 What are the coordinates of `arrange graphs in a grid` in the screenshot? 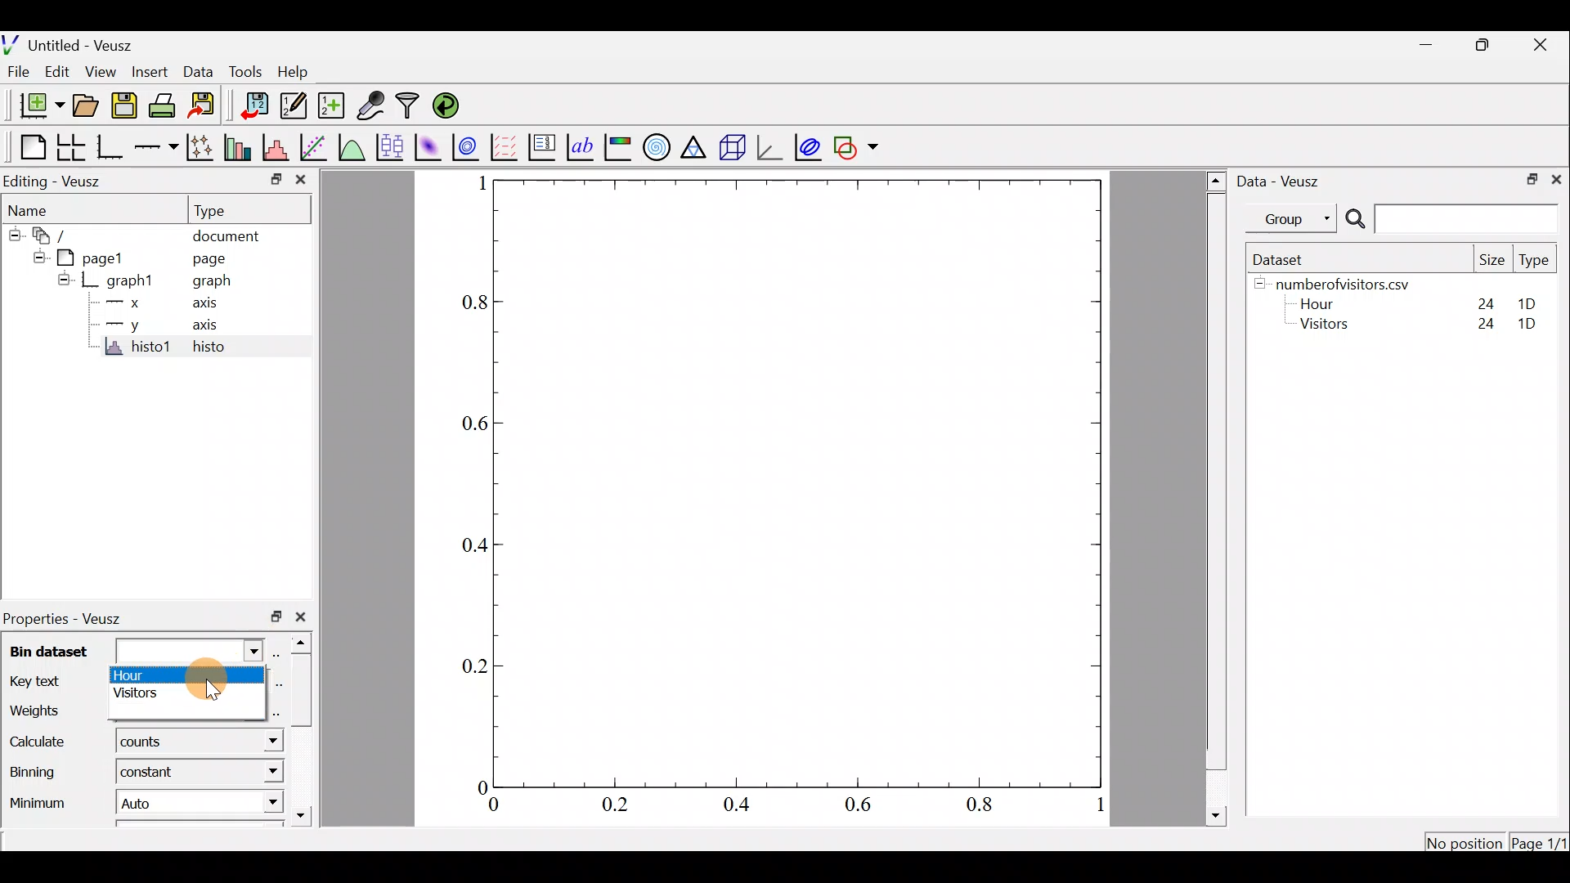 It's located at (70, 147).